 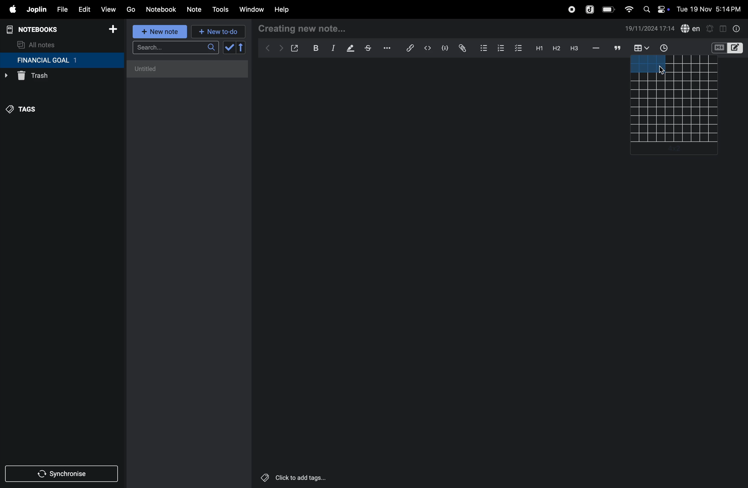 I want to click on insert table, so click(x=640, y=48).